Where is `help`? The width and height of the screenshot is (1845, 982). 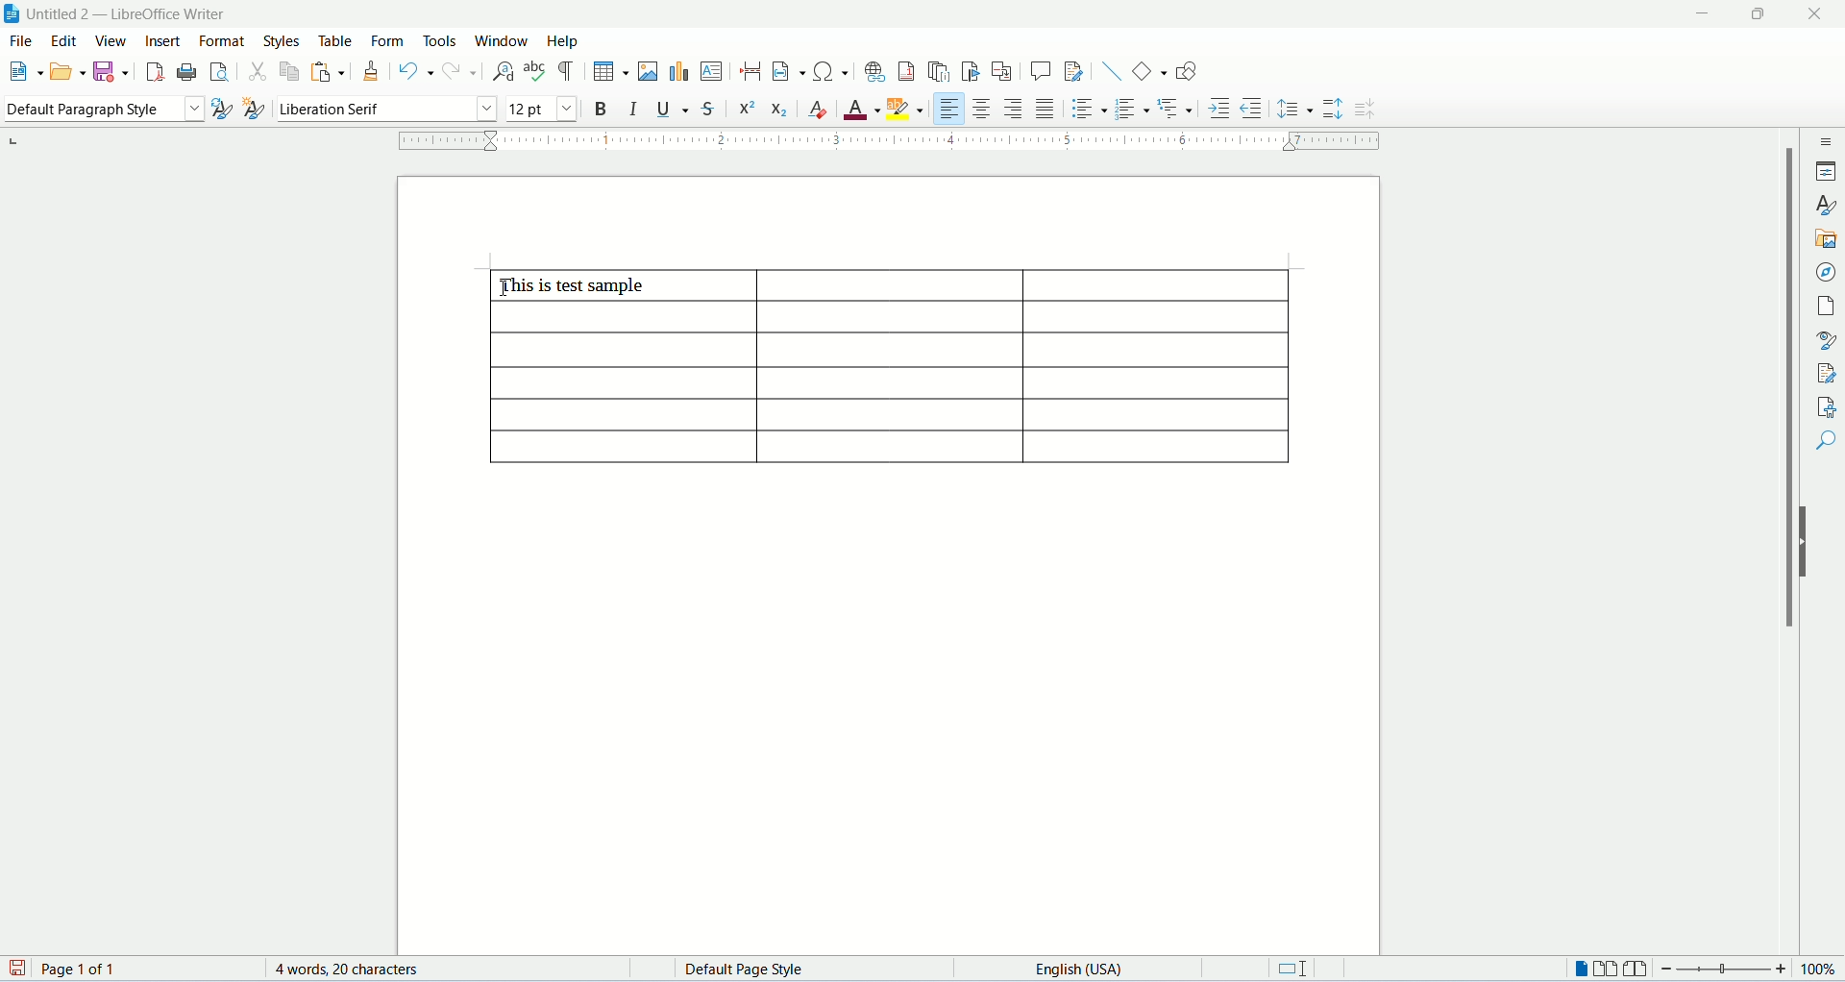 help is located at coordinates (563, 41).